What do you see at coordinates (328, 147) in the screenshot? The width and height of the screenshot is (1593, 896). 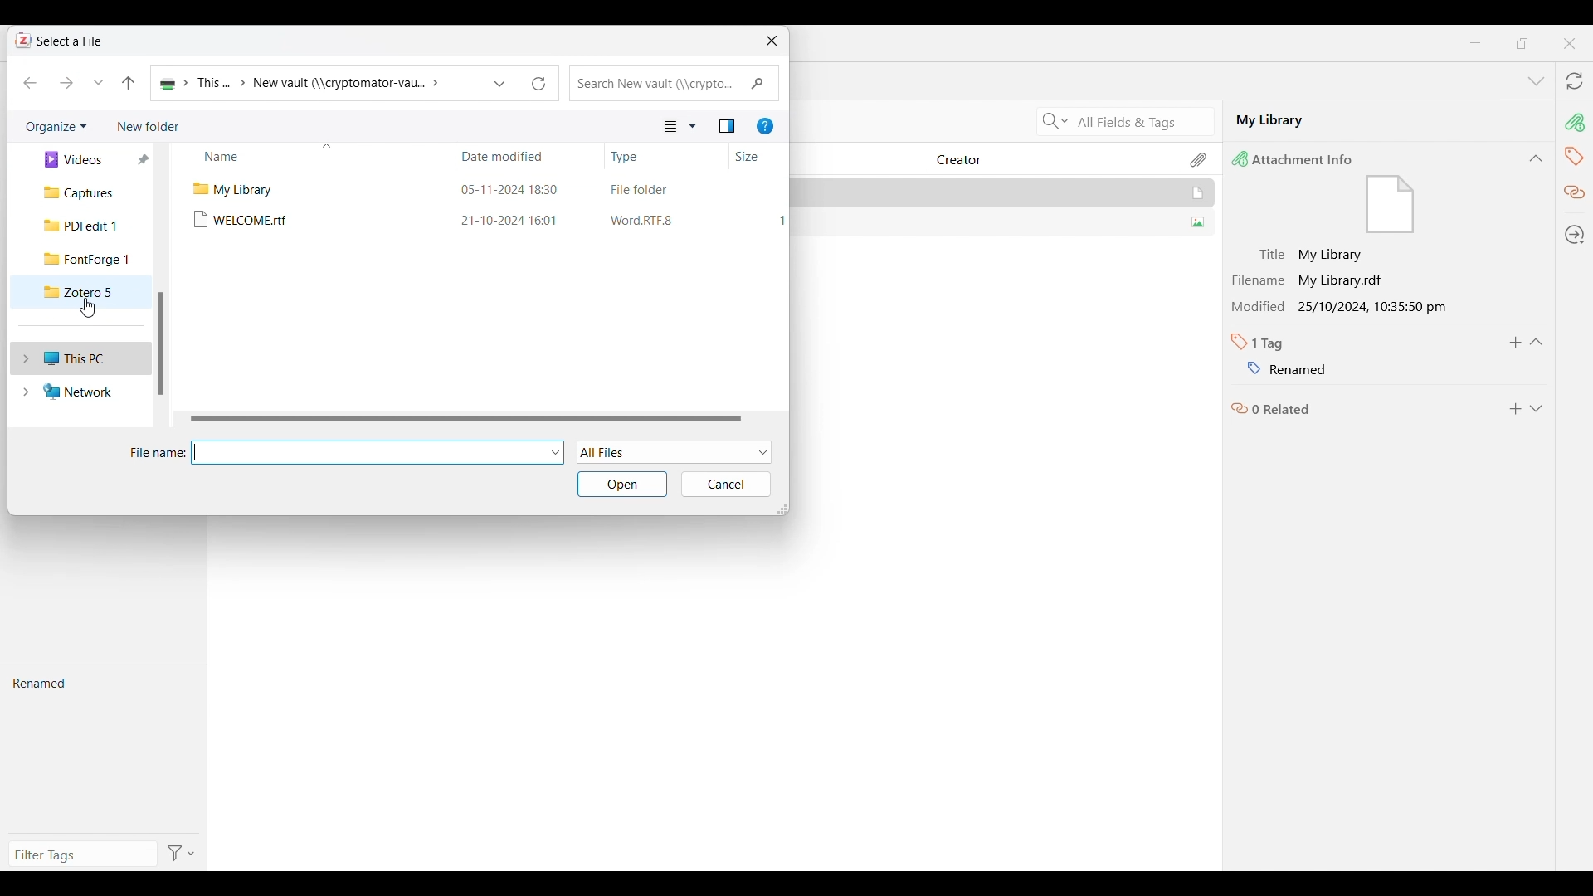 I see `Sort column by alphabet` at bounding box center [328, 147].